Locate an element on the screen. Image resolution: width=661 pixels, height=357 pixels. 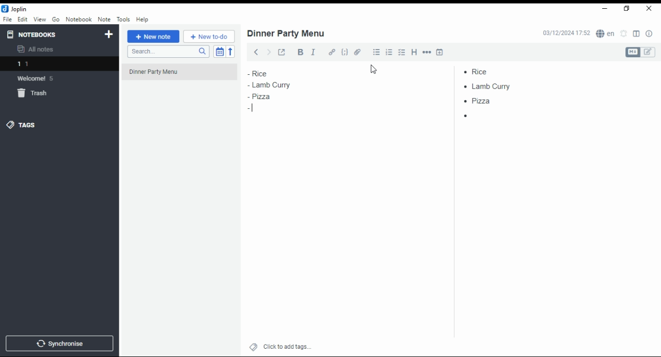
dinner party menu is located at coordinates (182, 75).